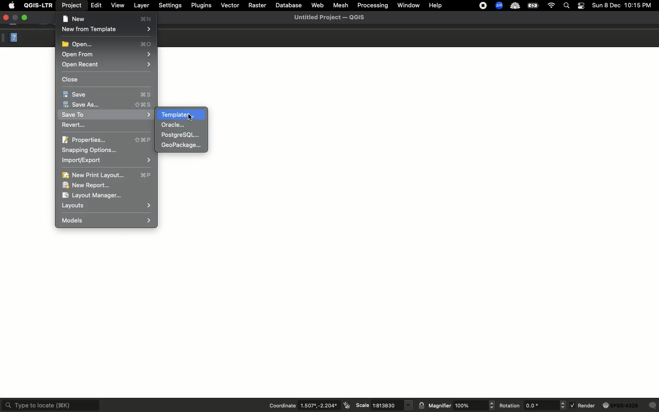 This screenshot has height=412, width=659. What do you see at coordinates (89, 186) in the screenshot?
I see `New report` at bounding box center [89, 186].